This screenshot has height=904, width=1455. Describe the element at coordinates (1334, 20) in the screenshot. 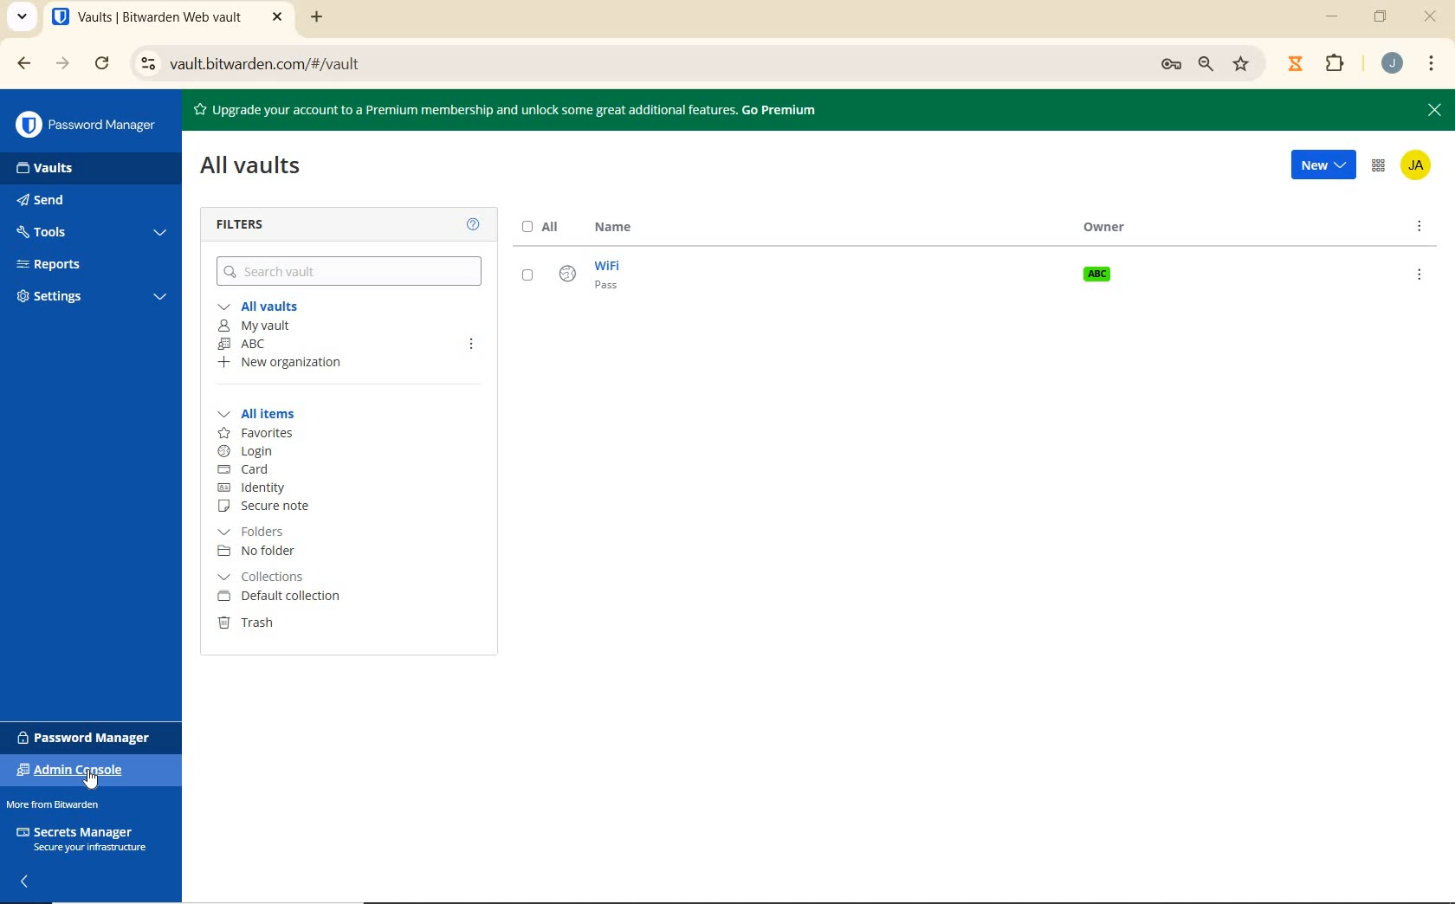

I see `MINIMIZE` at that location.